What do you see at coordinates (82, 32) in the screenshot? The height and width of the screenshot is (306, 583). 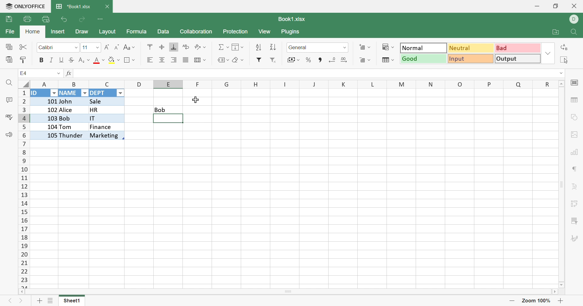 I see `Draw` at bounding box center [82, 32].